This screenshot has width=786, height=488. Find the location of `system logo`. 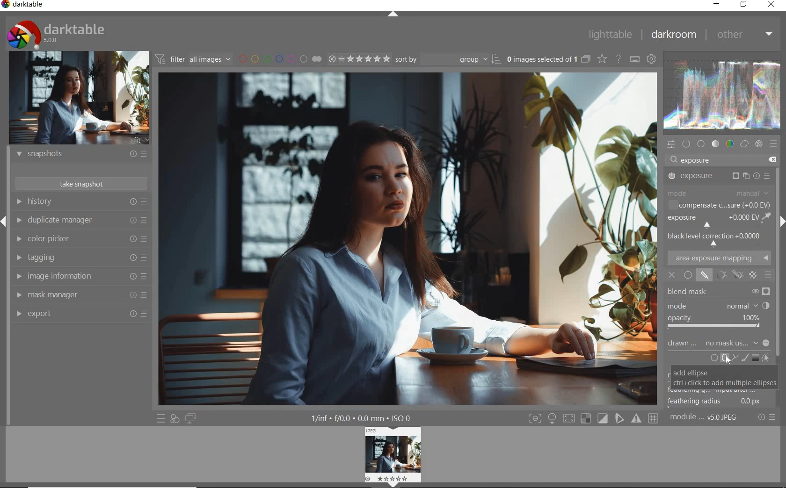

system logo is located at coordinates (57, 34).